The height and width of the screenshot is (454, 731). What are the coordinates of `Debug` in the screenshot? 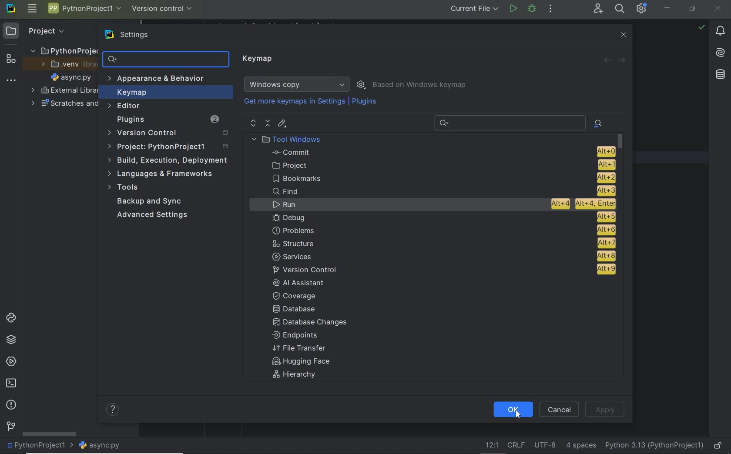 It's located at (443, 217).